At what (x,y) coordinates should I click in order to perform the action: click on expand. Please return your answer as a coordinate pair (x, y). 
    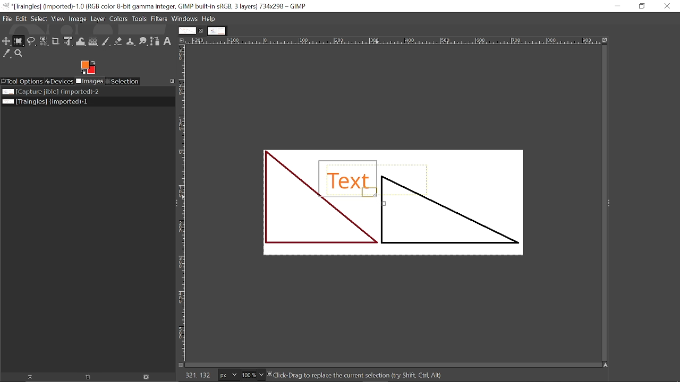
    Looking at the image, I should click on (608, 202).